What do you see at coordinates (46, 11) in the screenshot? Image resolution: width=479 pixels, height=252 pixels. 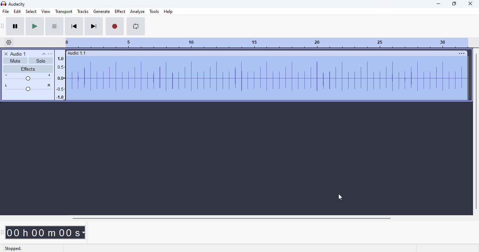 I see `view` at bounding box center [46, 11].